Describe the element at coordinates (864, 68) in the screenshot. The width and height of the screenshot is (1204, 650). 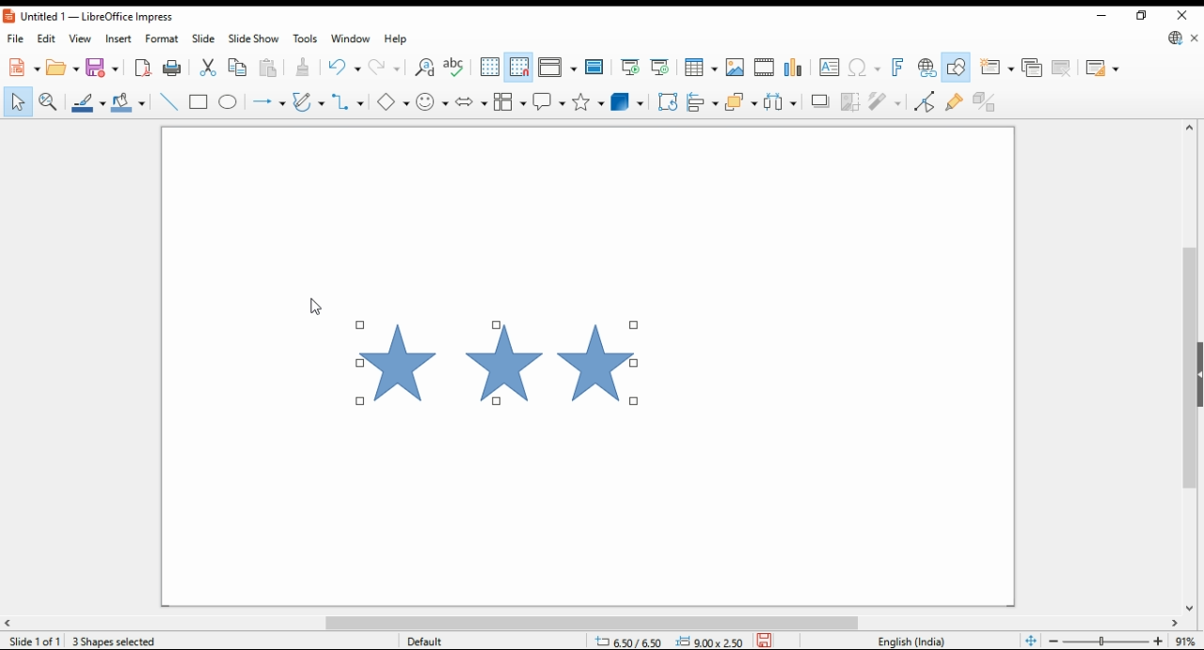
I see `insert special characters` at that location.